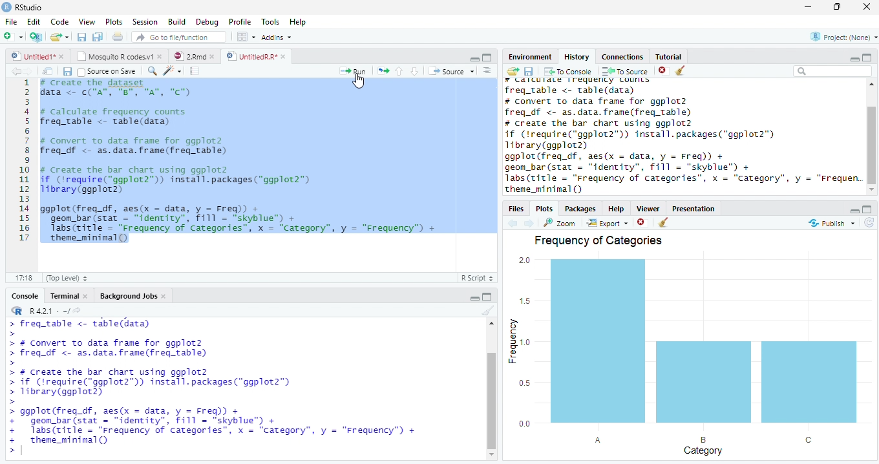  Describe the element at coordinates (869, 222) in the screenshot. I see `Revert` at that location.